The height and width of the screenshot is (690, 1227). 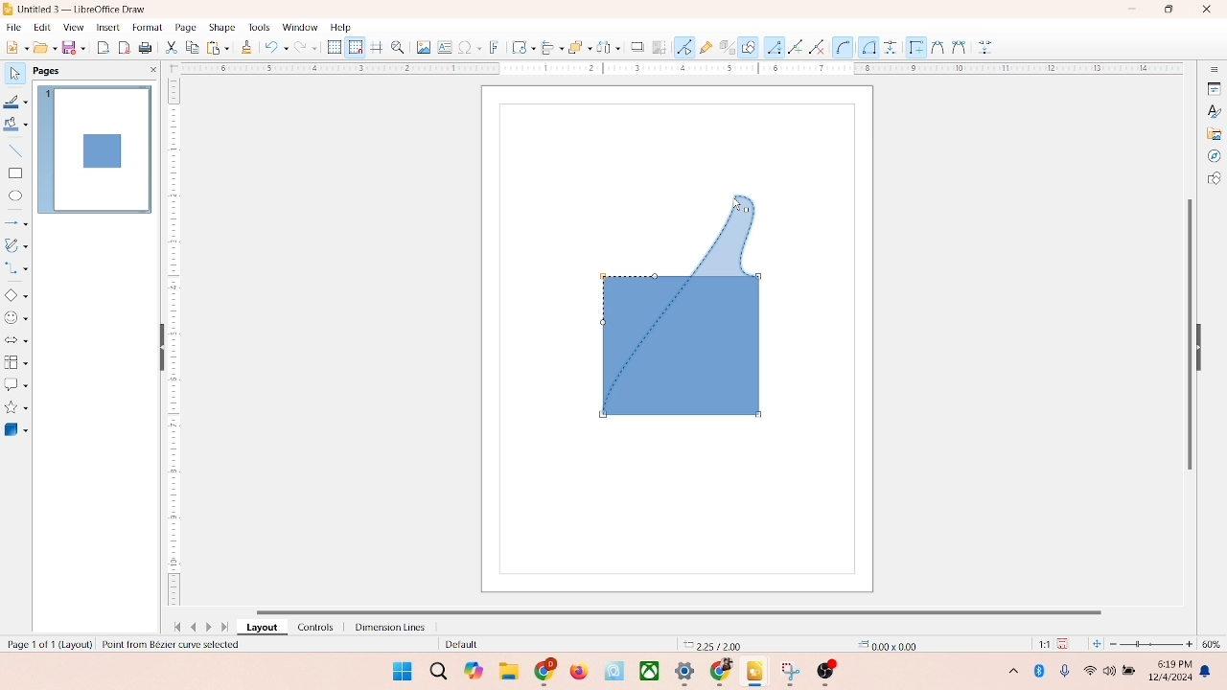 I want to click on gallery, so click(x=1215, y=132).